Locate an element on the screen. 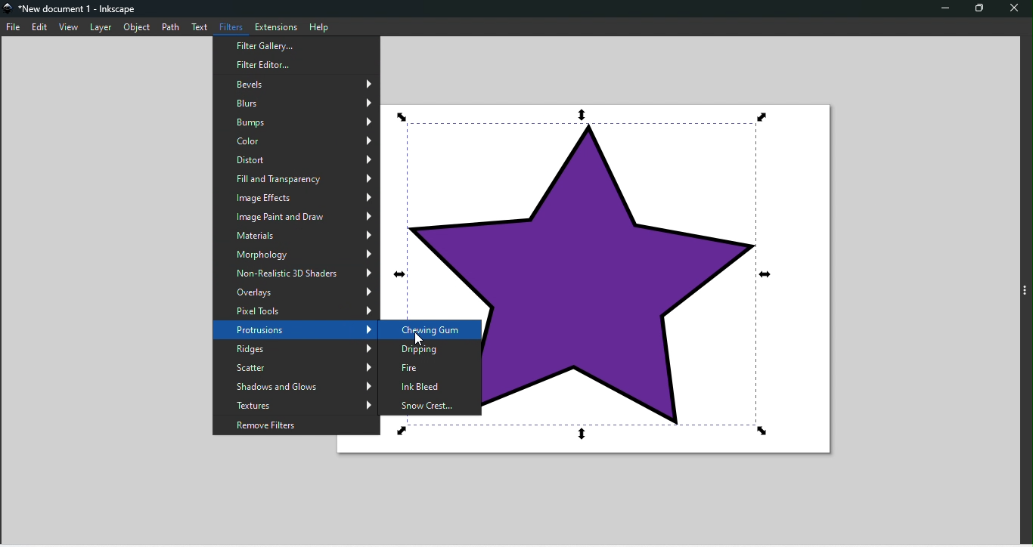  Edit is located at coordinates (42, 28).